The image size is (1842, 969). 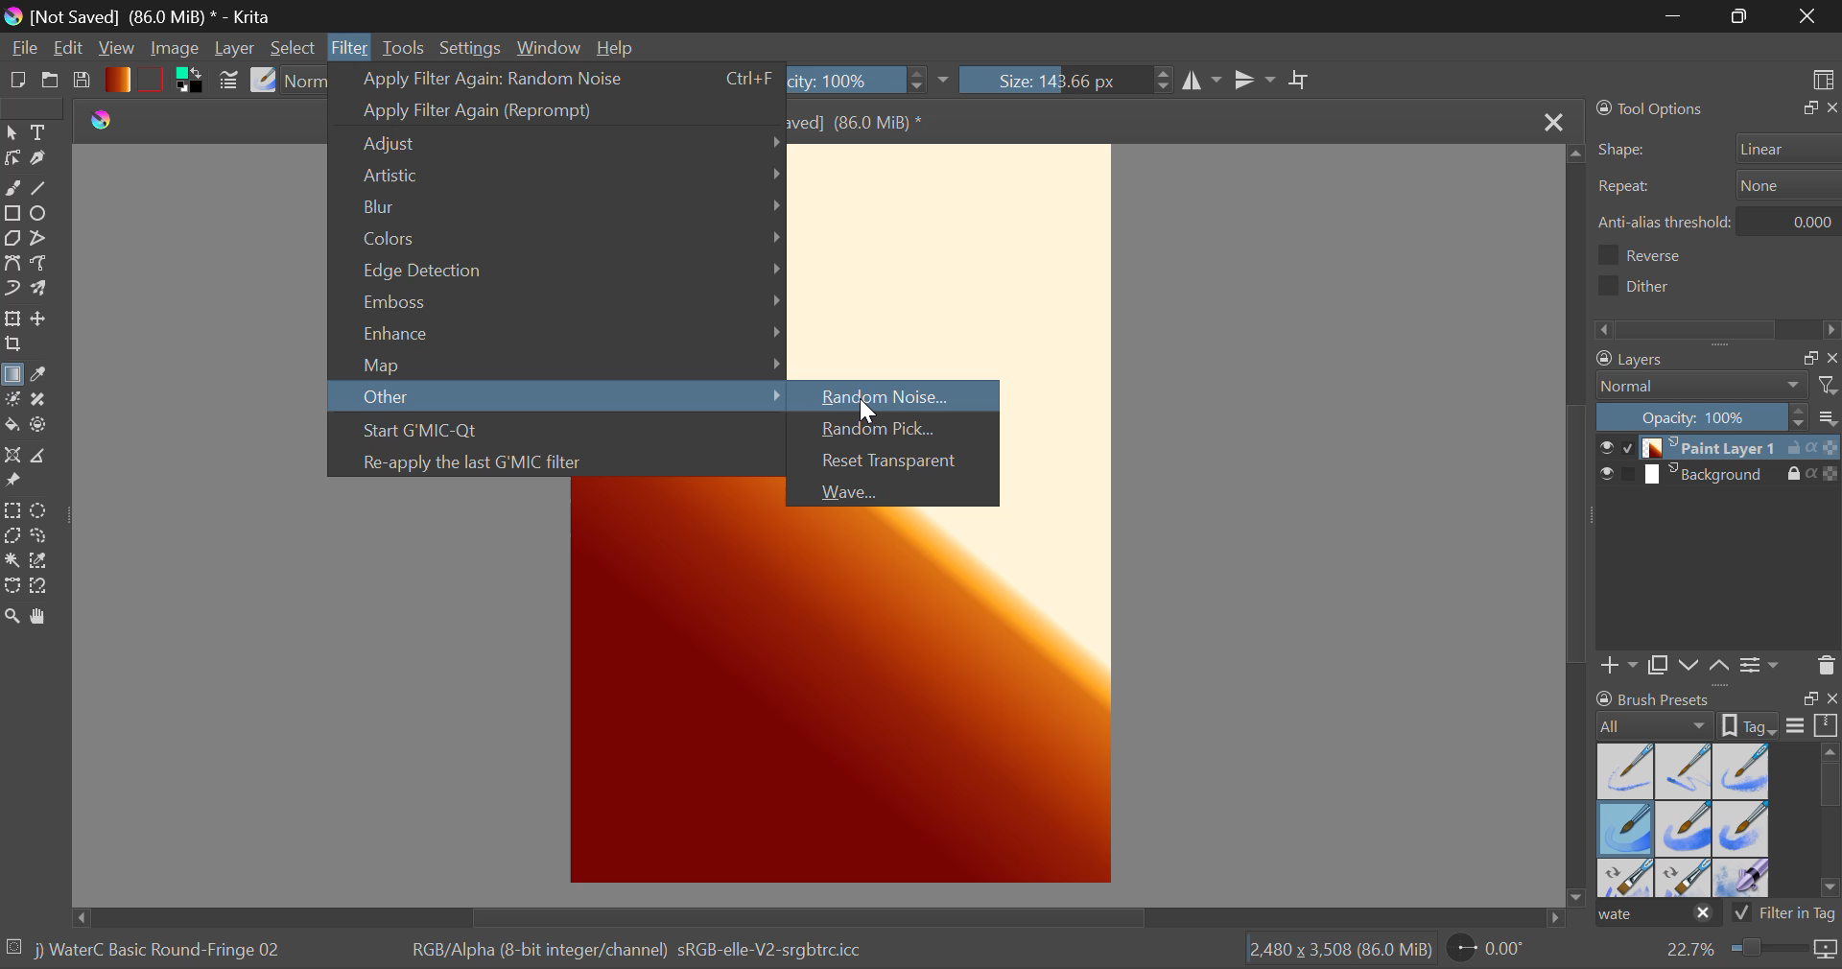 What do you see at coordinates (1808, 16) in the screenshot?
I see `Close` at bounding box center [1808, 16].